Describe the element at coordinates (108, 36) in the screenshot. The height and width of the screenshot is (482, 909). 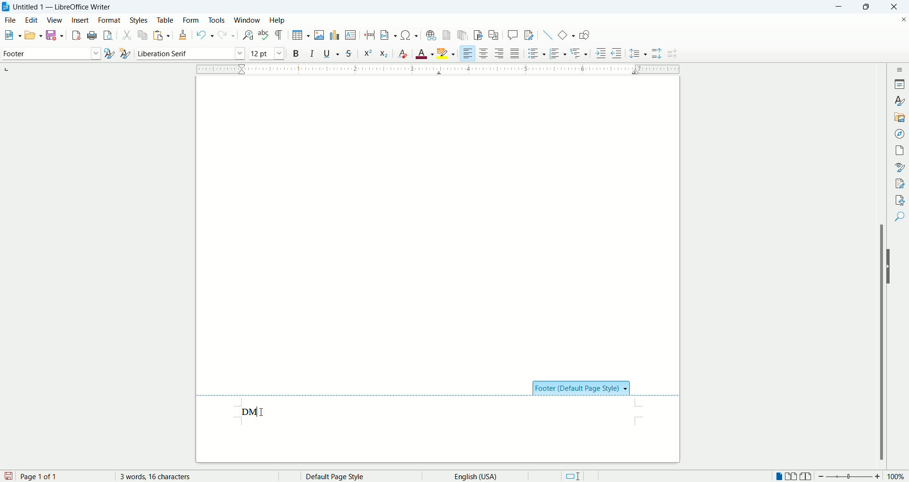
I see `print preview` at that location.